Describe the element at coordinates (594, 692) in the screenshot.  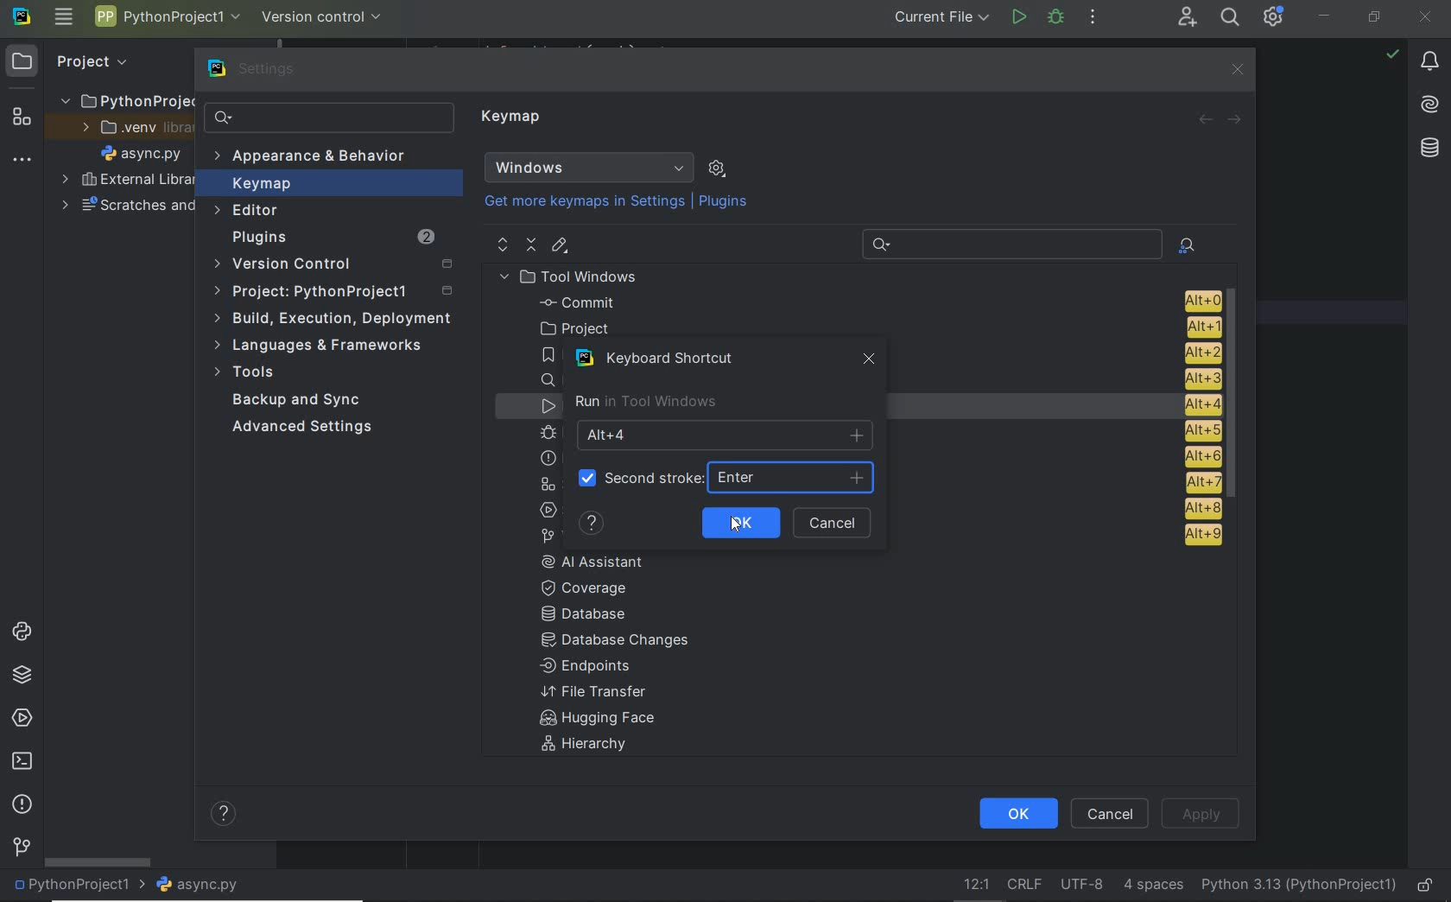
I see `File Transfer` at that location.